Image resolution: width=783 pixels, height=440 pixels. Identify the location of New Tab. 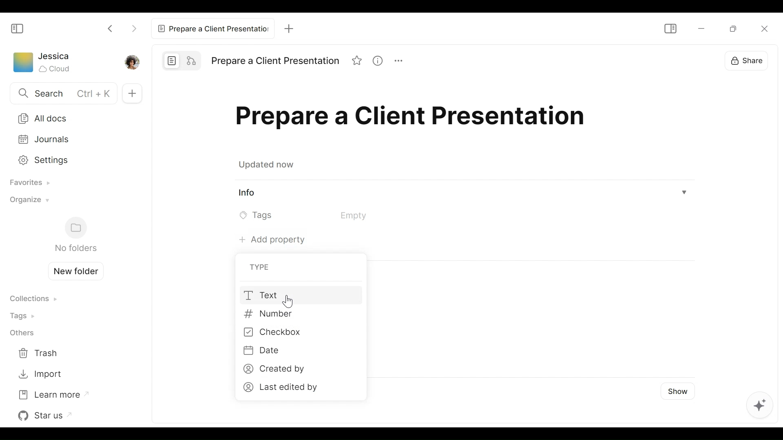
(291, 28).